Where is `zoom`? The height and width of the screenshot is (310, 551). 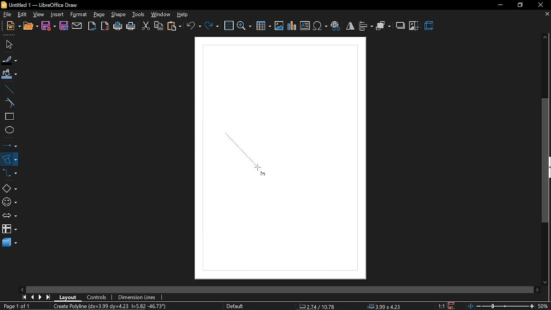 zoom is located at coordinates (245, 25).